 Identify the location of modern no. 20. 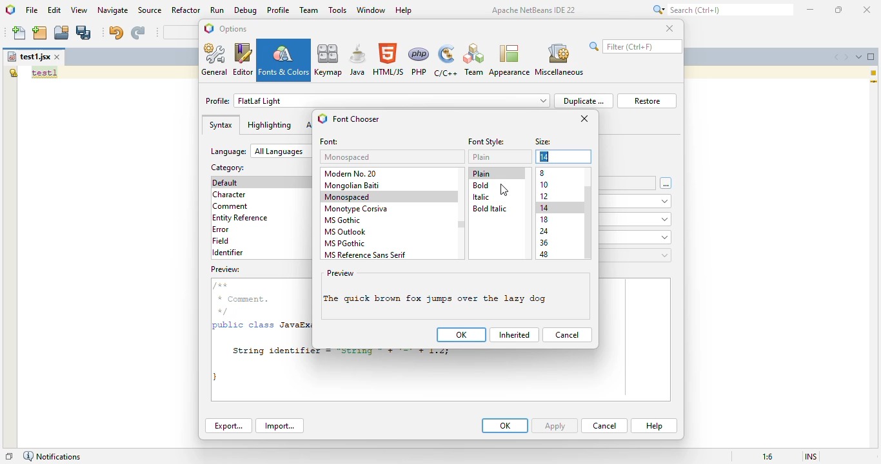
(353, 173).